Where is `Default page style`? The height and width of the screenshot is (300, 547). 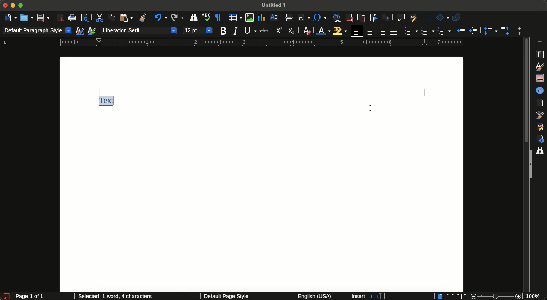 Default page style is located at coordinates (233, 297).